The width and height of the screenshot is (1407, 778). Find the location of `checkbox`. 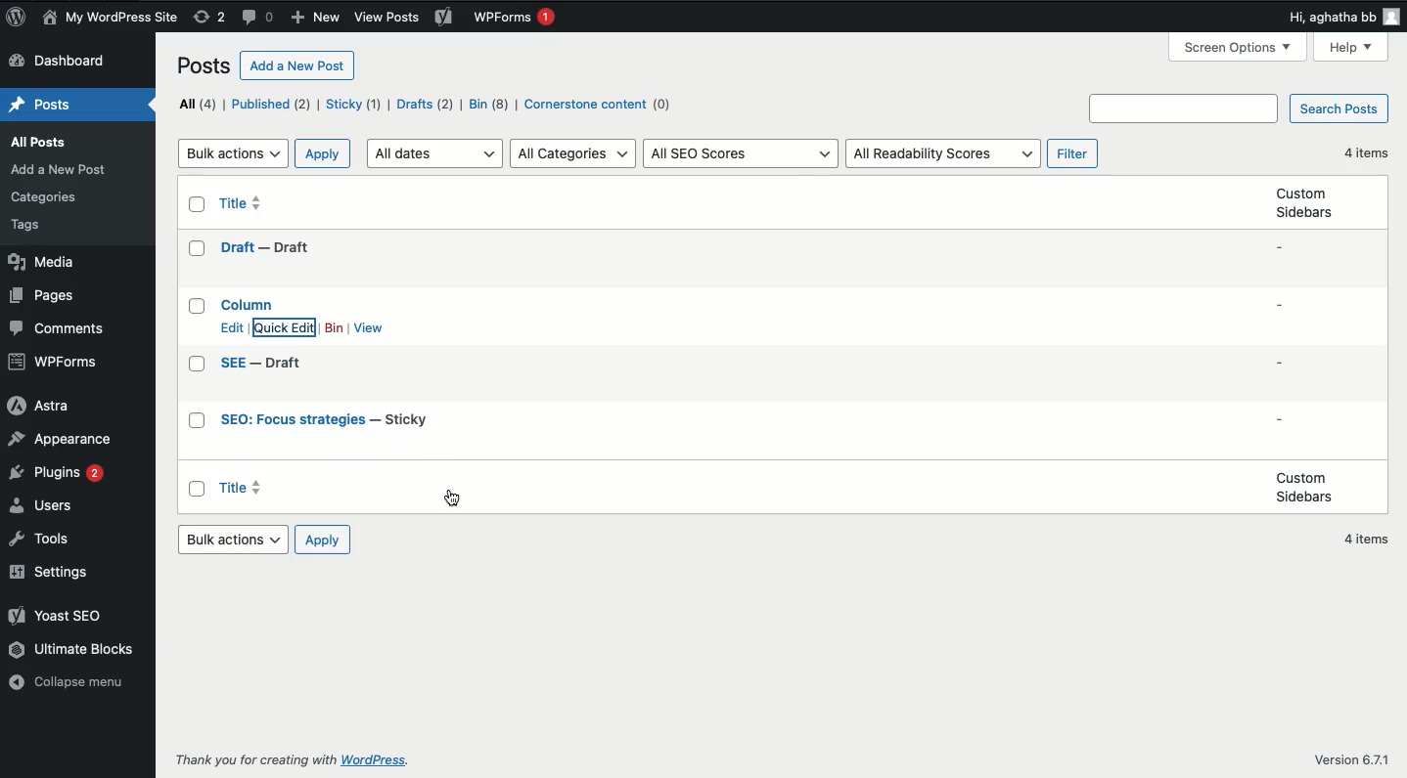

checkbox is located at coordinates (197, 488).